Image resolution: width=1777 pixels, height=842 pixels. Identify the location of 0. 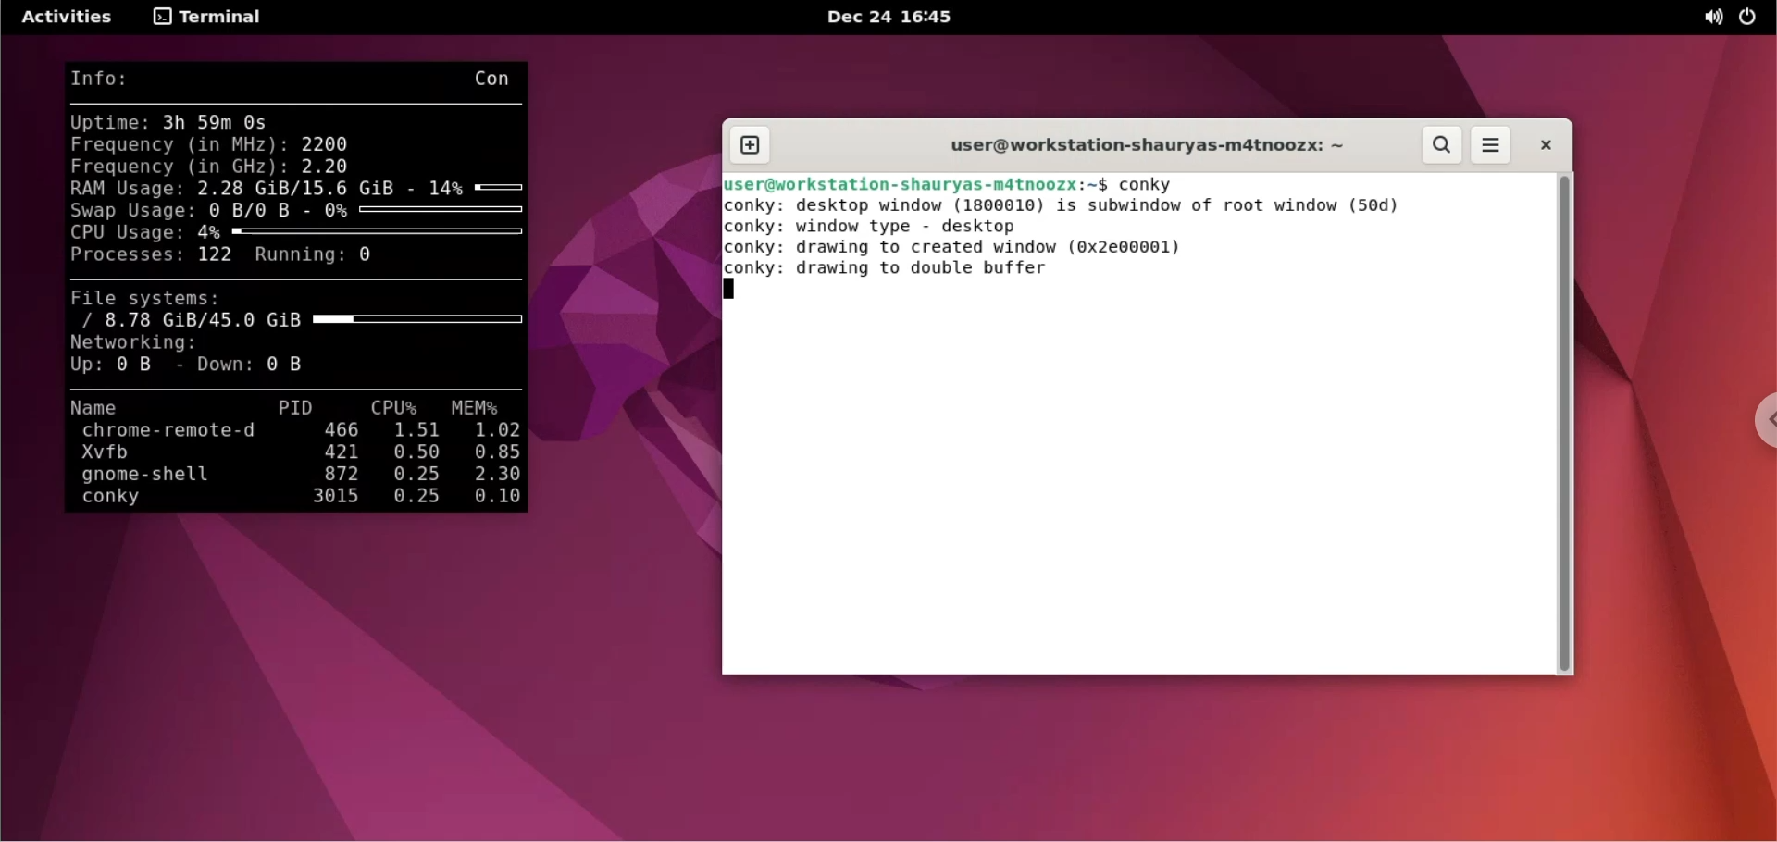
(365, 258).